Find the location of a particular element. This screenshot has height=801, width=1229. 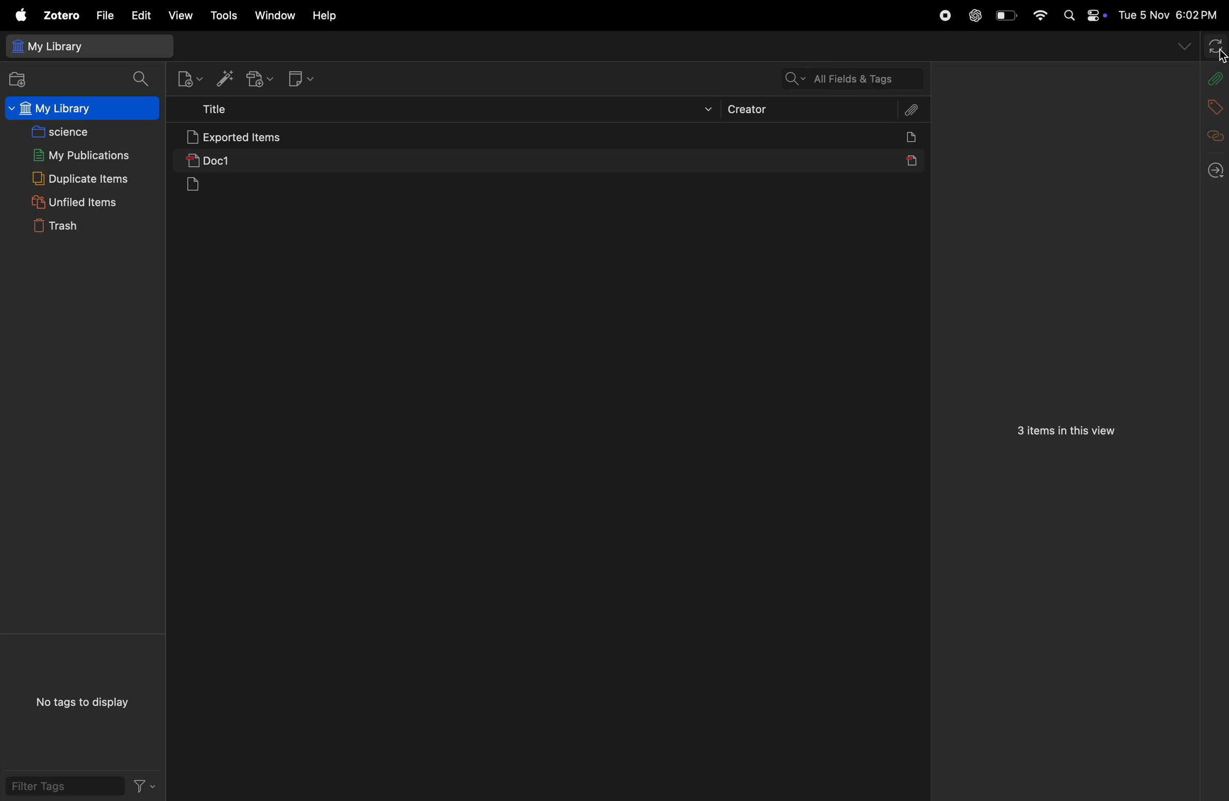

record is located at coordinates (942, 15).